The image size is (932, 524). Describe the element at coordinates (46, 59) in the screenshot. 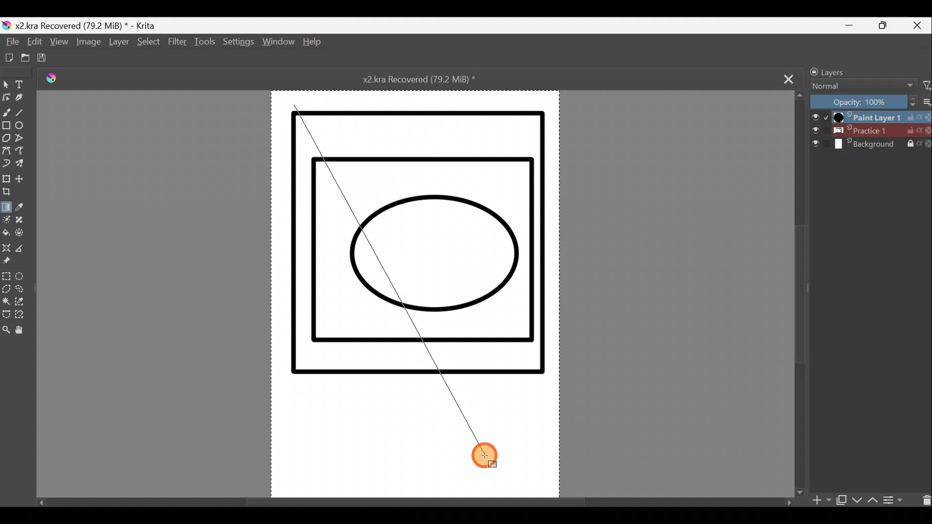

I see `Save` at that location.